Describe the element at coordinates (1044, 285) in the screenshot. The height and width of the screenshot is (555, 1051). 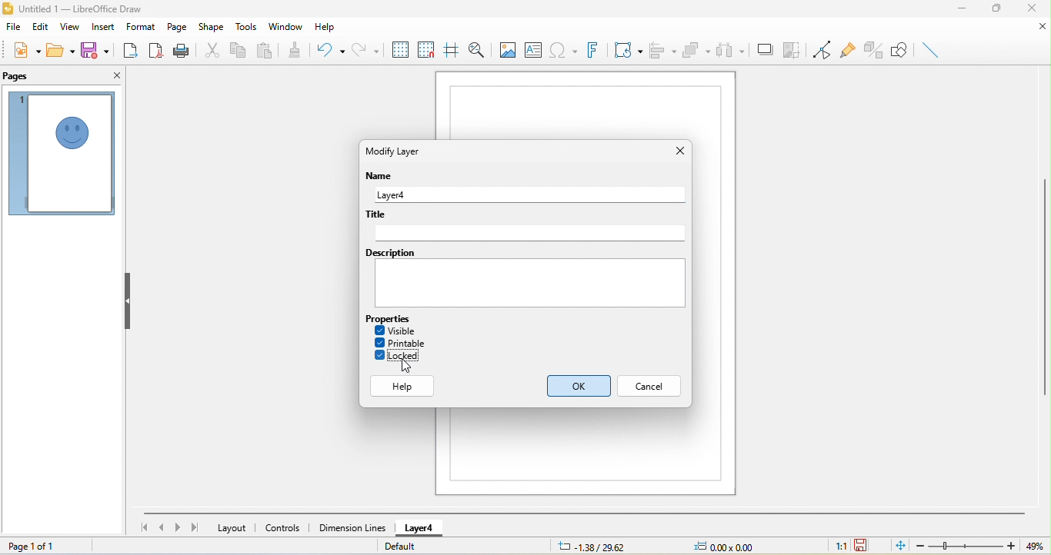
I see ` vertical scroll bar` at that location.